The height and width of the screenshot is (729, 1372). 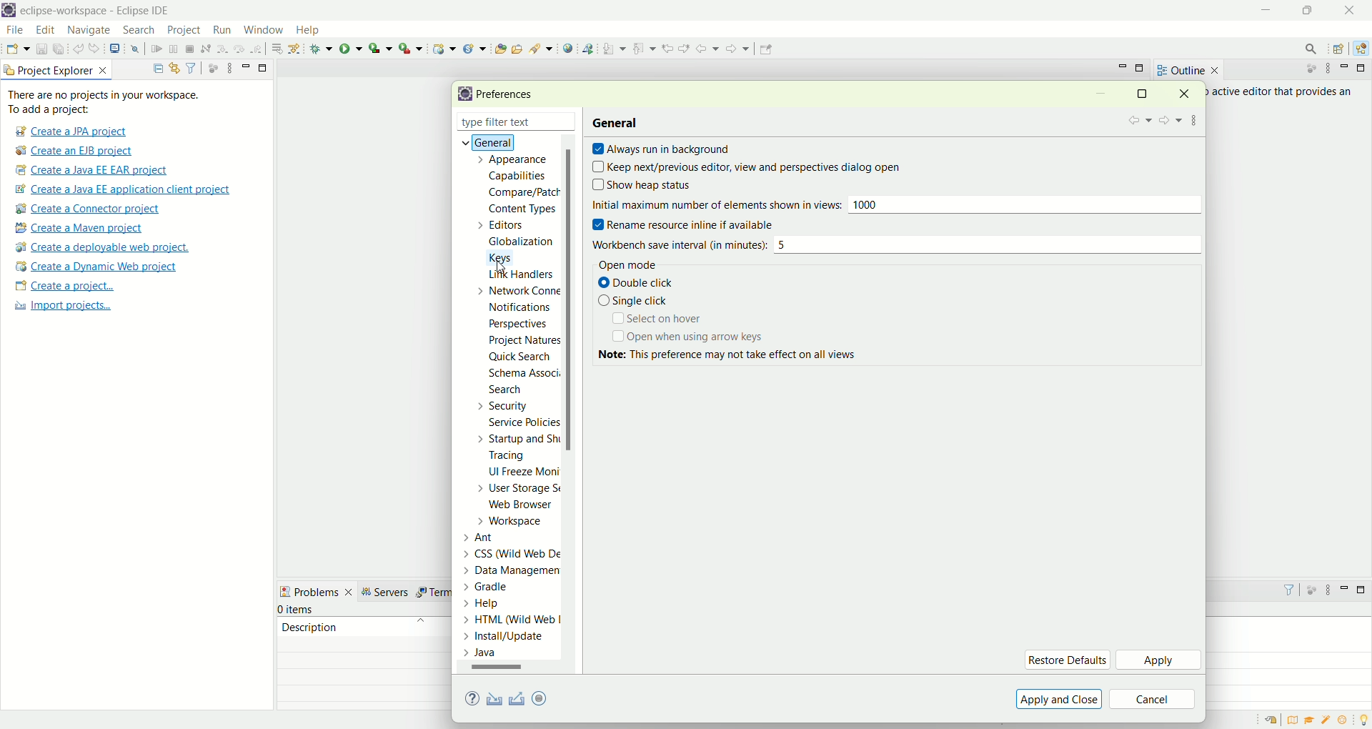 I want to click on resume, so click(x=157, y=50).